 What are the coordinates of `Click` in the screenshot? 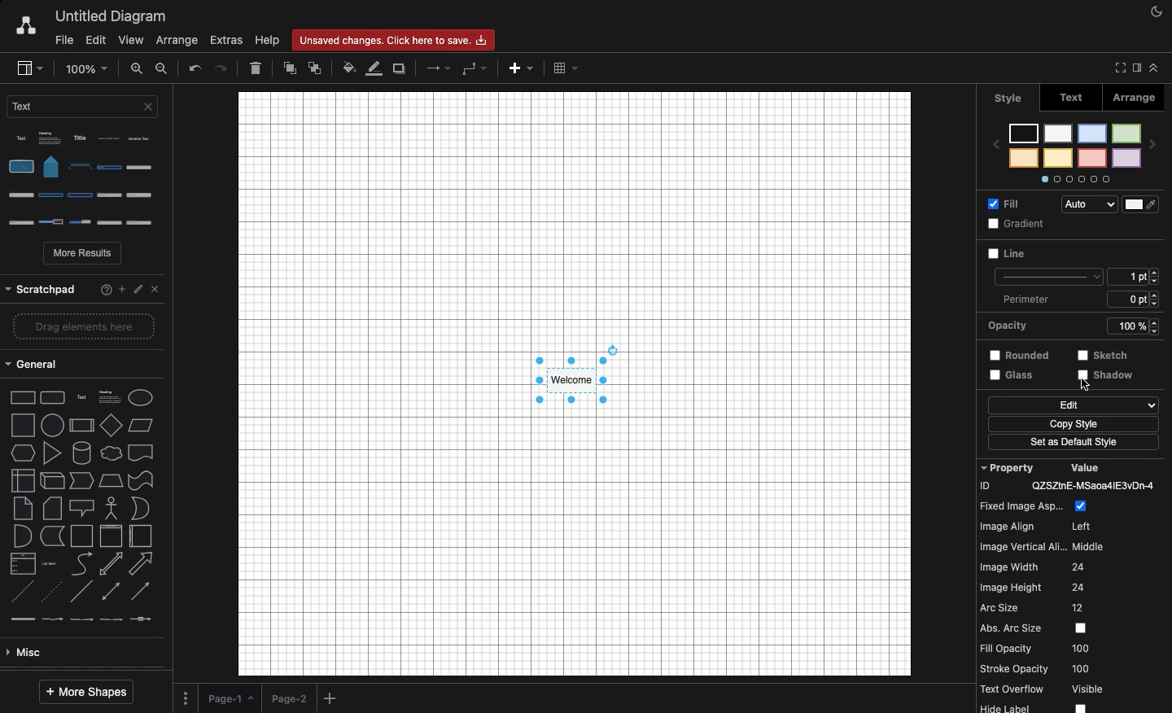 It's located at (1108, 381).